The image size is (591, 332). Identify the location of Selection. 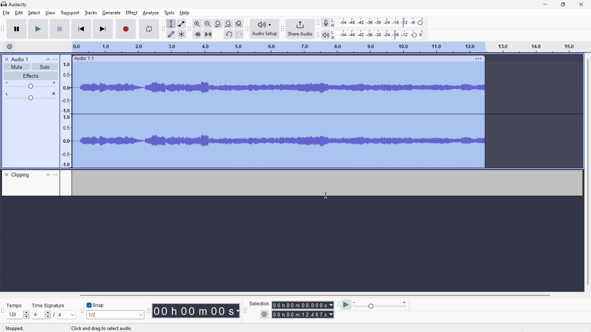
(261, 303).